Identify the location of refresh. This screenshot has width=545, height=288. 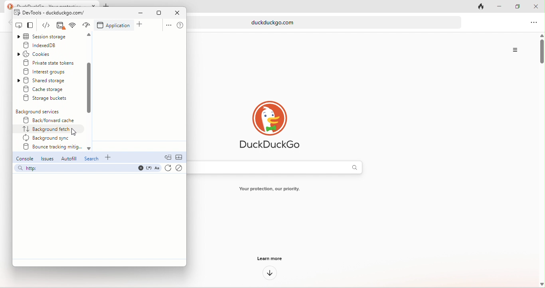
(168, 169).